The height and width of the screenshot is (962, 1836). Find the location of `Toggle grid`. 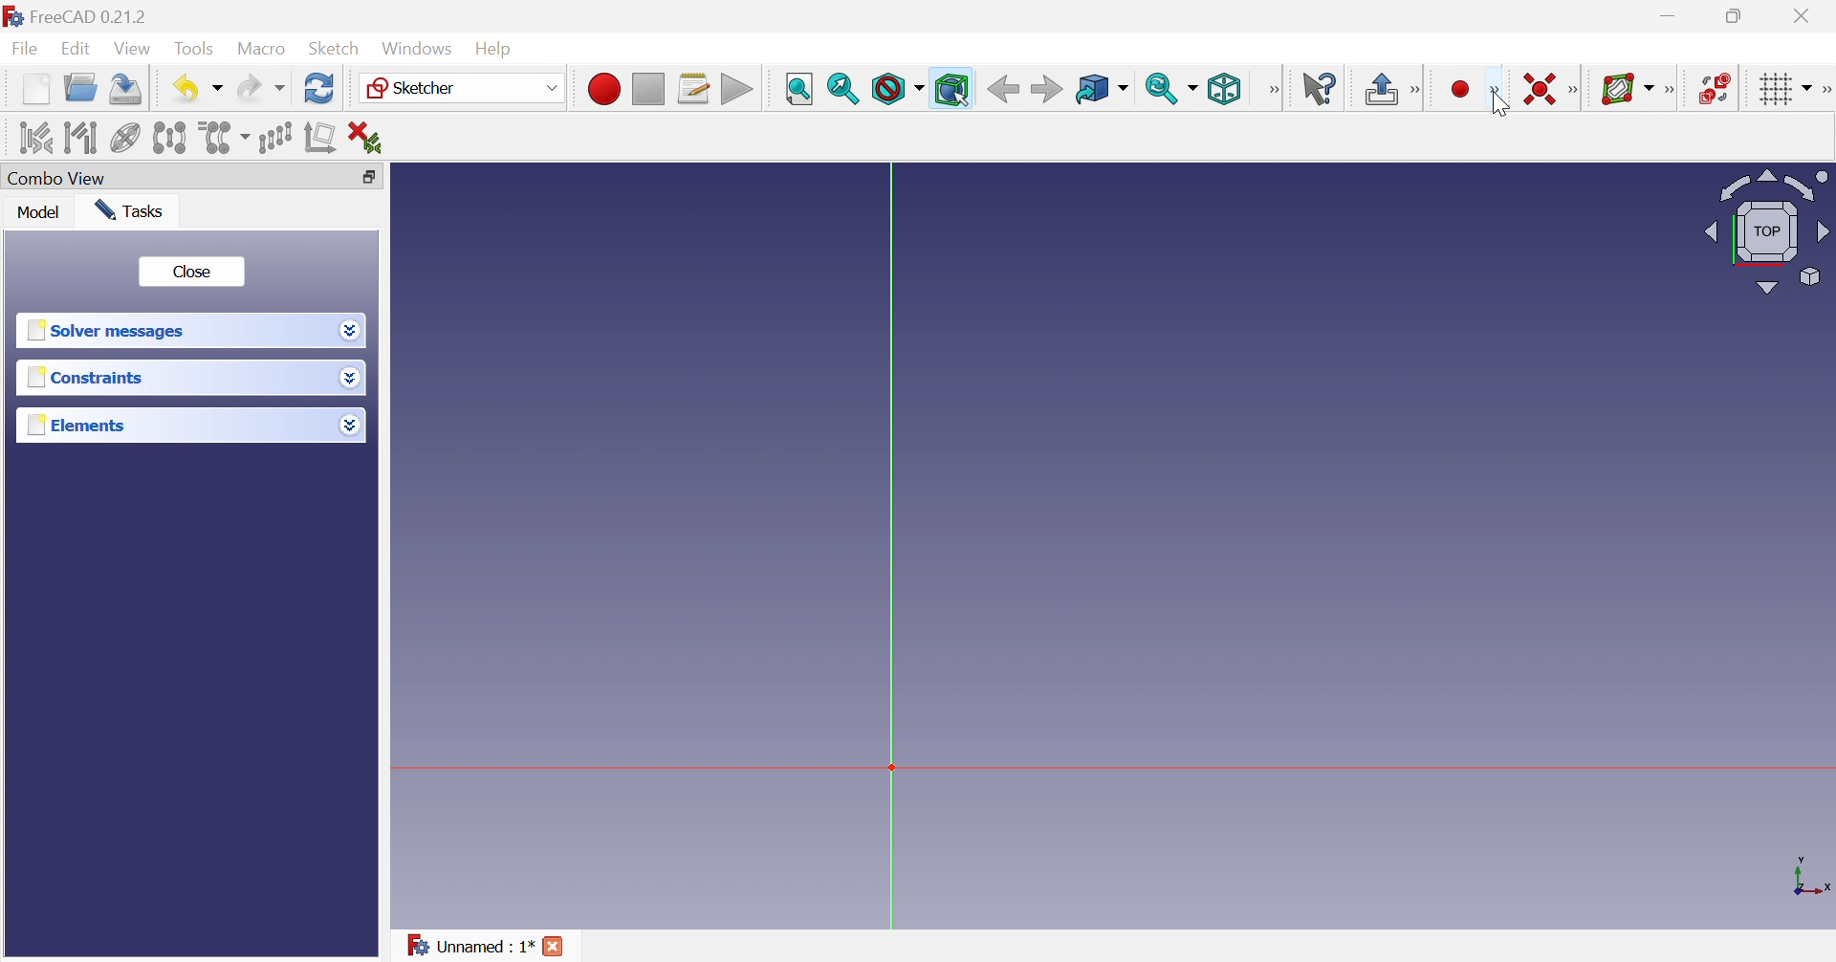

Toggle grid is located at coordinates (1784, 88).